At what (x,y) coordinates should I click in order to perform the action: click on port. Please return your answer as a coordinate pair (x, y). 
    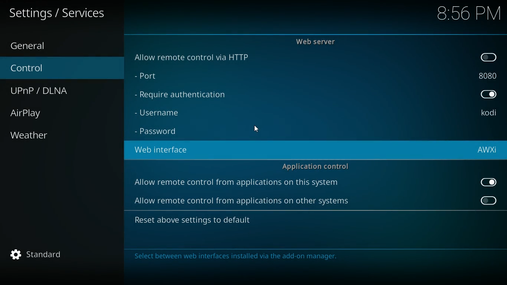
    Looking at the image, I should click on (157, 77).